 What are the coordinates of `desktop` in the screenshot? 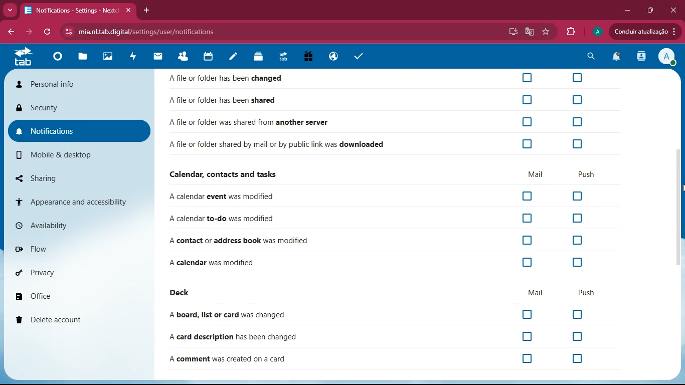 It's located at (511, 32).